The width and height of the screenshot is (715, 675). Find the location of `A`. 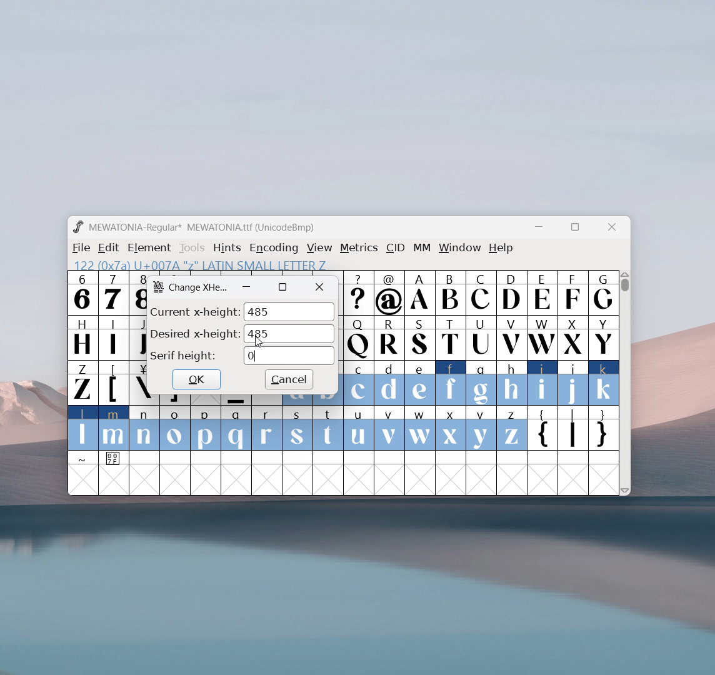

A is located at coordinates (421, 293).